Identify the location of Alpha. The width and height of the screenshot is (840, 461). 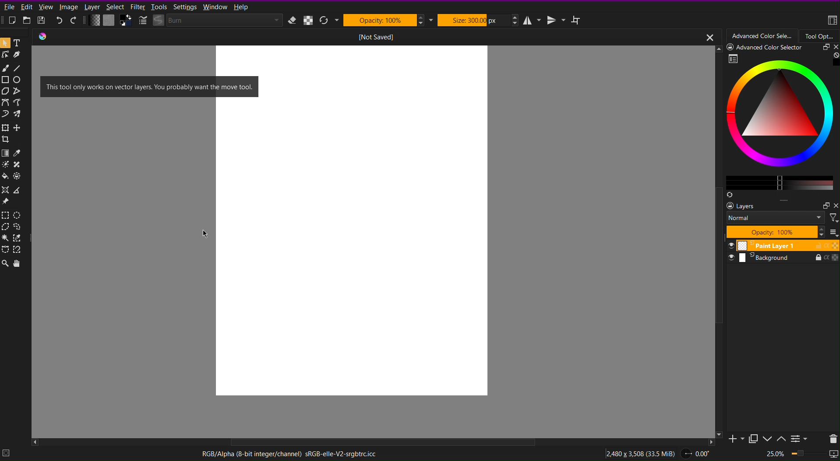
(308, 20).